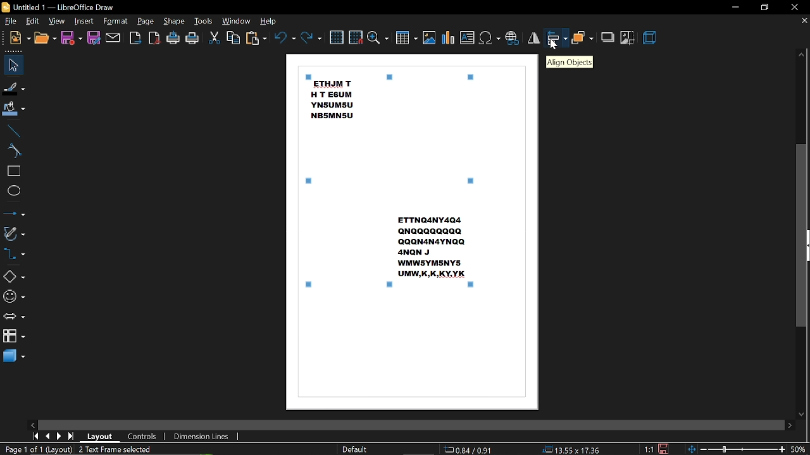 The width and height of the screenshot is (810, 455). I want to click on arrows, so click(14, 317).